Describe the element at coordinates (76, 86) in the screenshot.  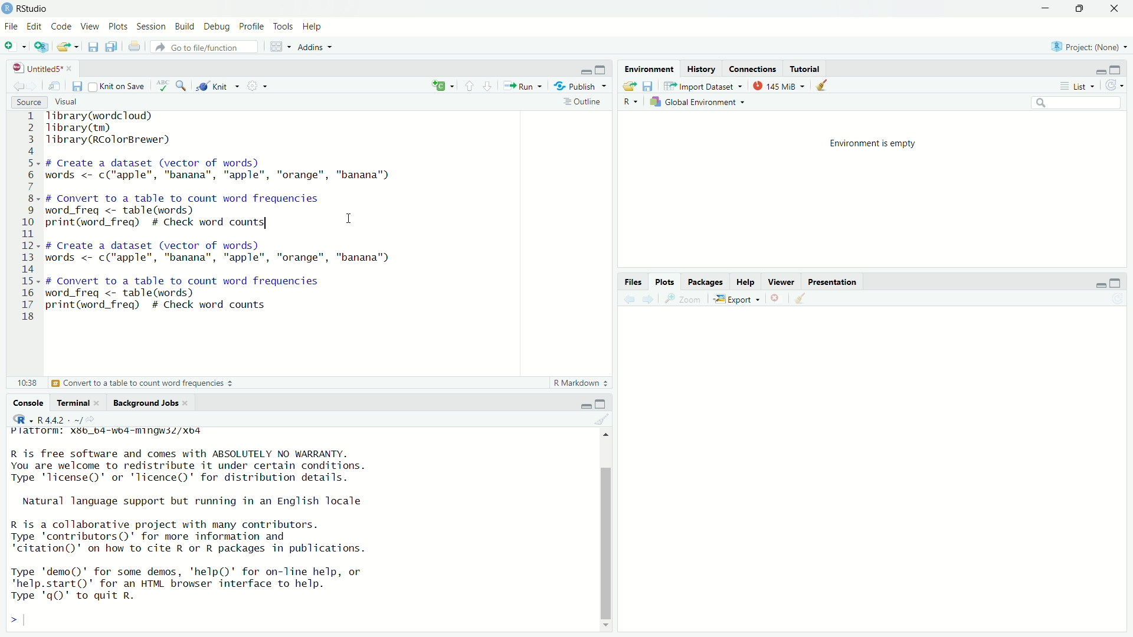
I see `Save` at that location.